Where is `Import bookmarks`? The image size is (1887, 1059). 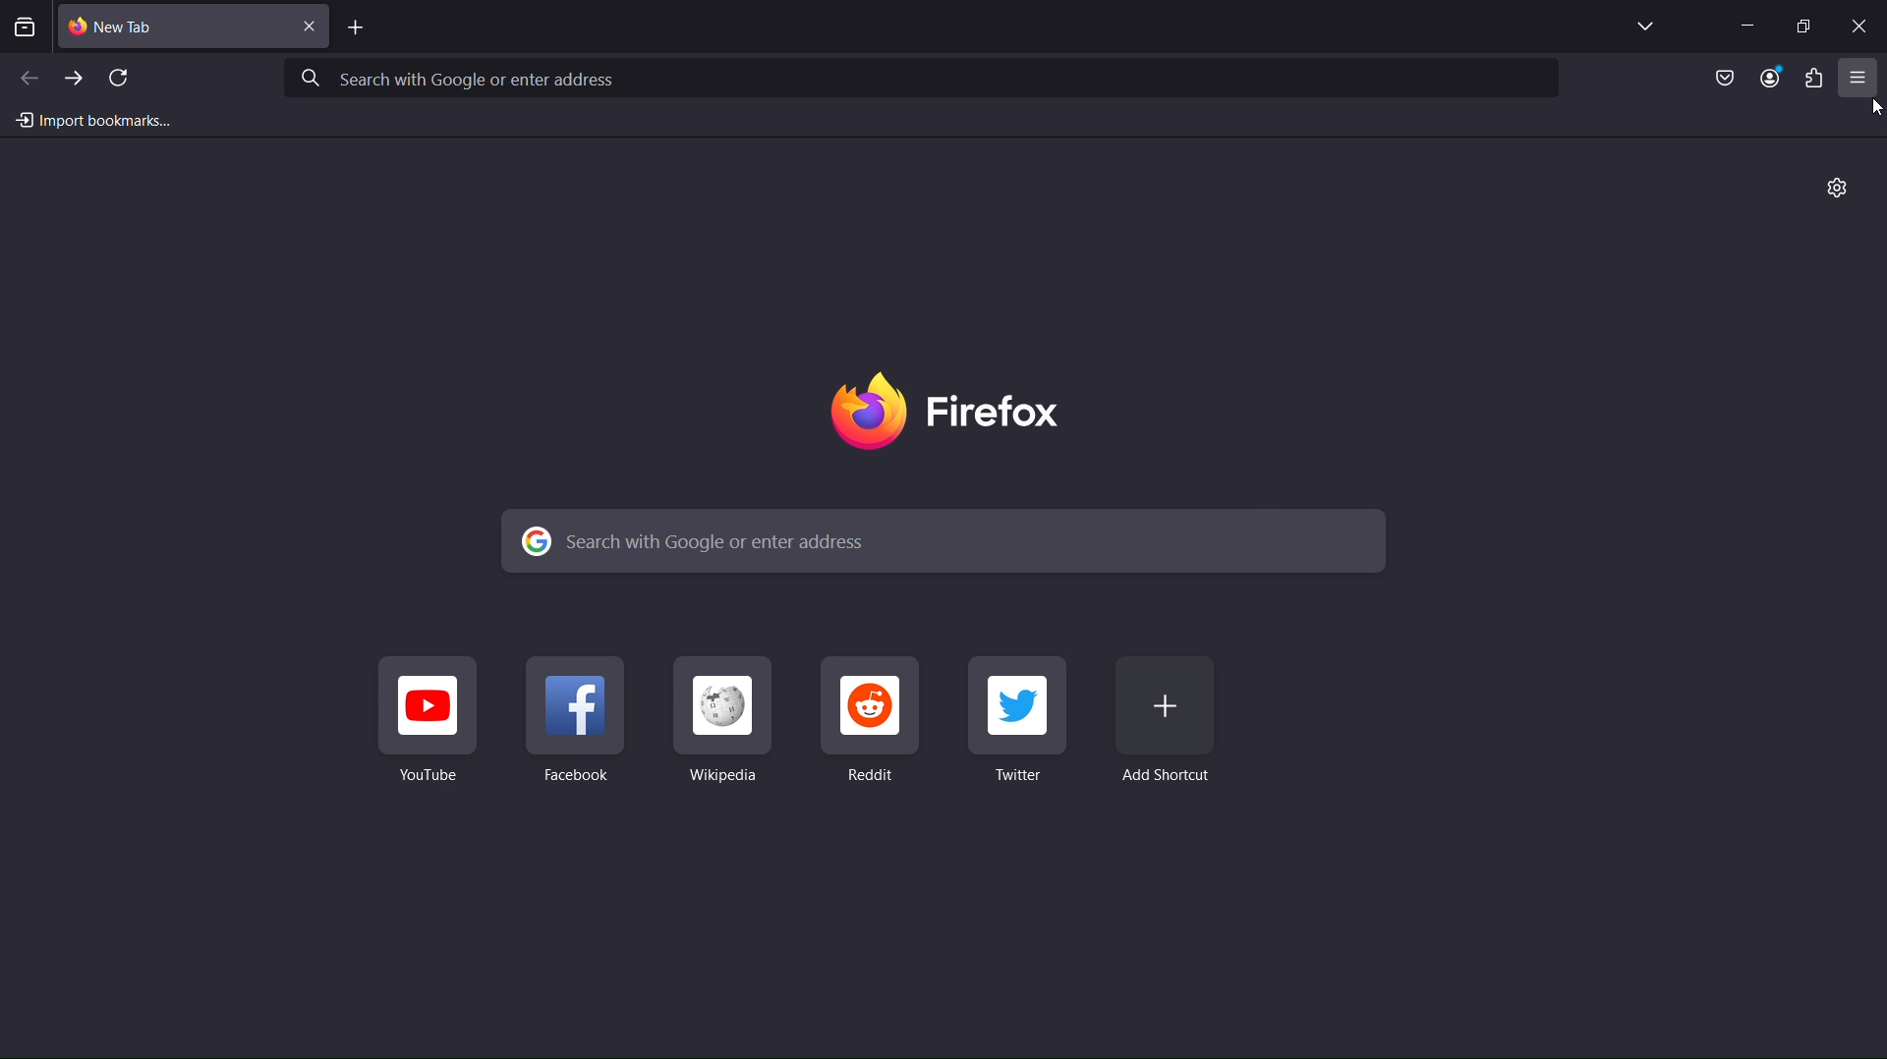 Import bookmarks is located at coordinates (93, 122).